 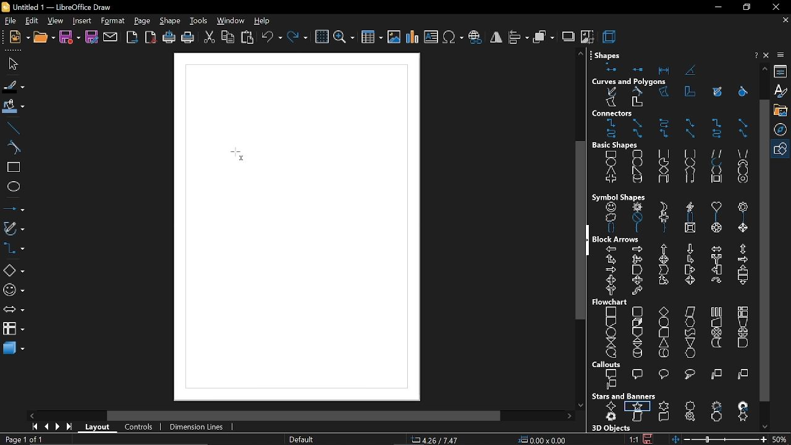 I want to click on connectors, so click(x=672, y=130).